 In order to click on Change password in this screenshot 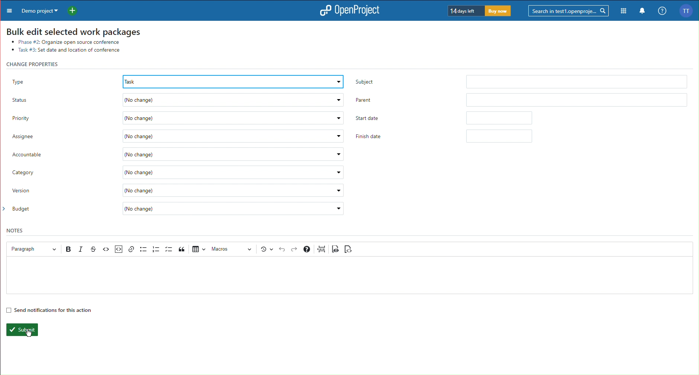, I will do `click(36, 64)`.